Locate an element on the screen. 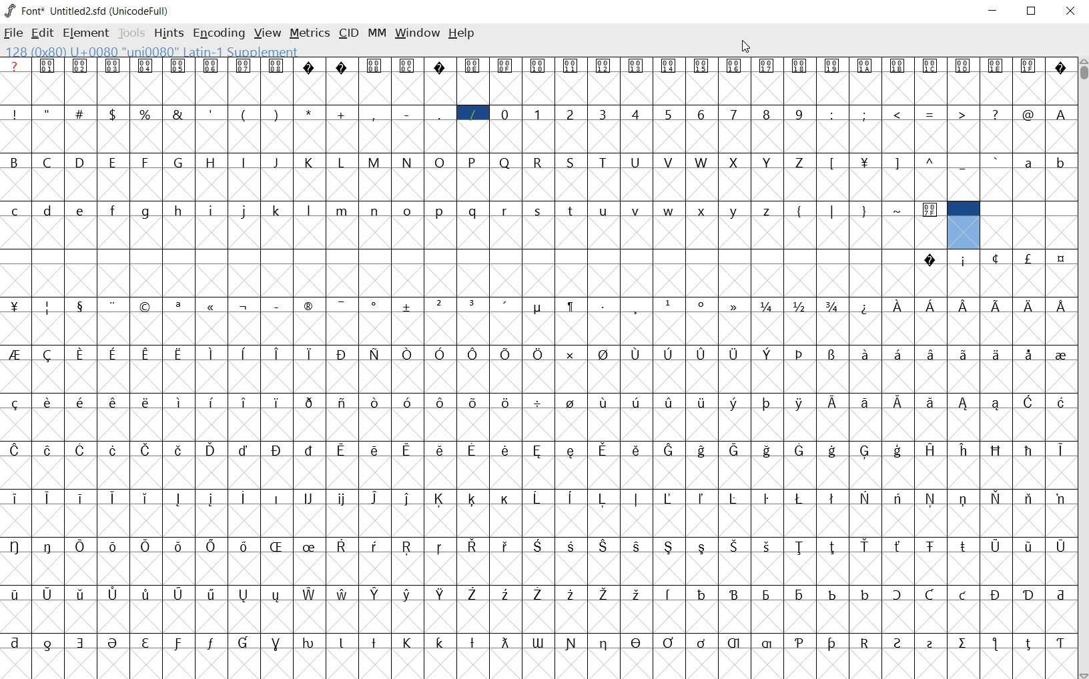  Symbol is located at coordinates (540, 546).